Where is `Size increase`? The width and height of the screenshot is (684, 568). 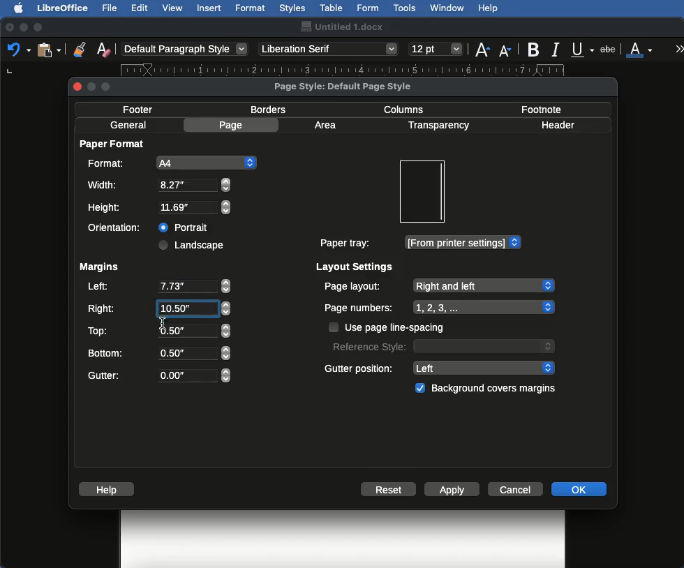
Size increase is located at coordinates (482, 48).